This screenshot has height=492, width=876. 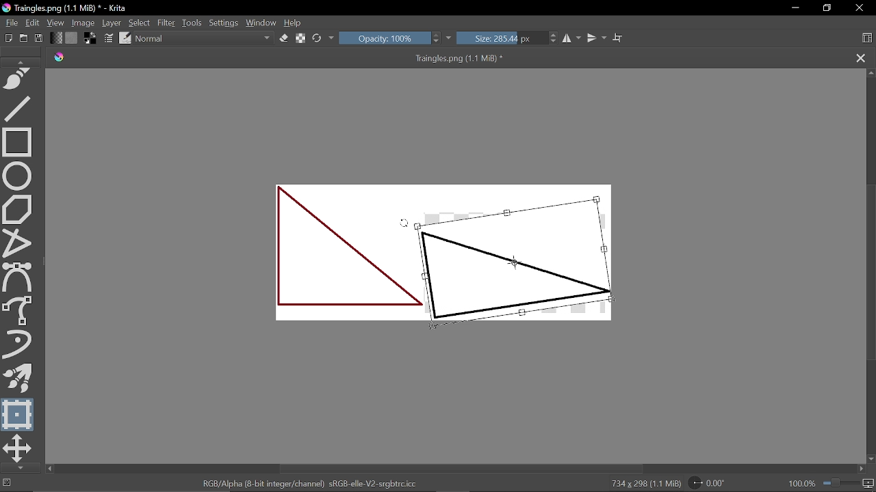 I want to click on View, so click(x=57, y=23).